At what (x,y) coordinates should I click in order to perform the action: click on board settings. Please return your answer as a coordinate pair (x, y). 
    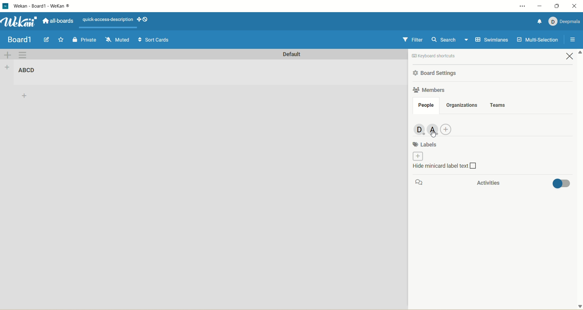
    Looking at the image, I should click on (437, 73).